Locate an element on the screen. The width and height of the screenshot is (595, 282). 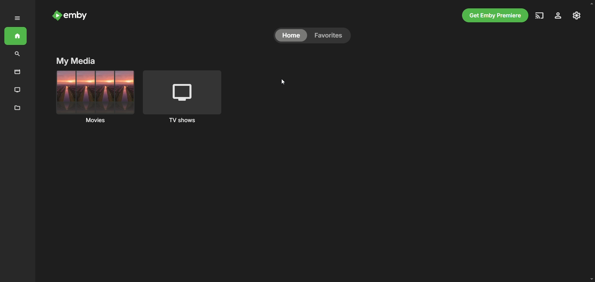
emby is located at coordinates (77, 17).